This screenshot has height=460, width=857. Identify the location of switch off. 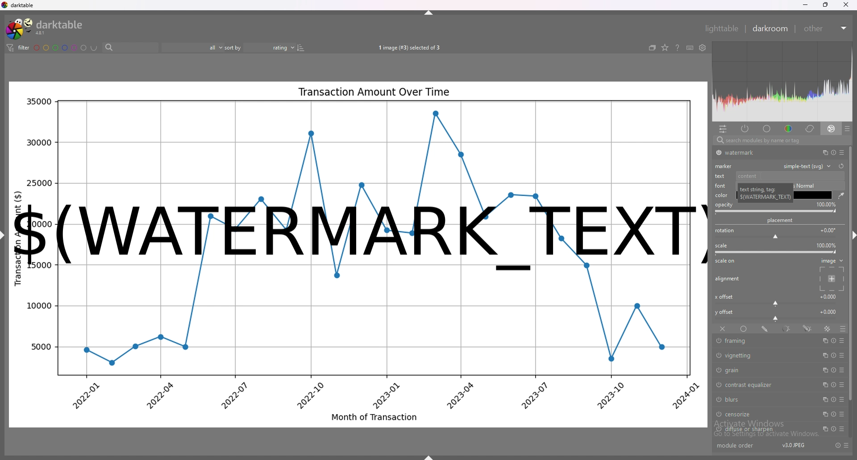
(717, 383).